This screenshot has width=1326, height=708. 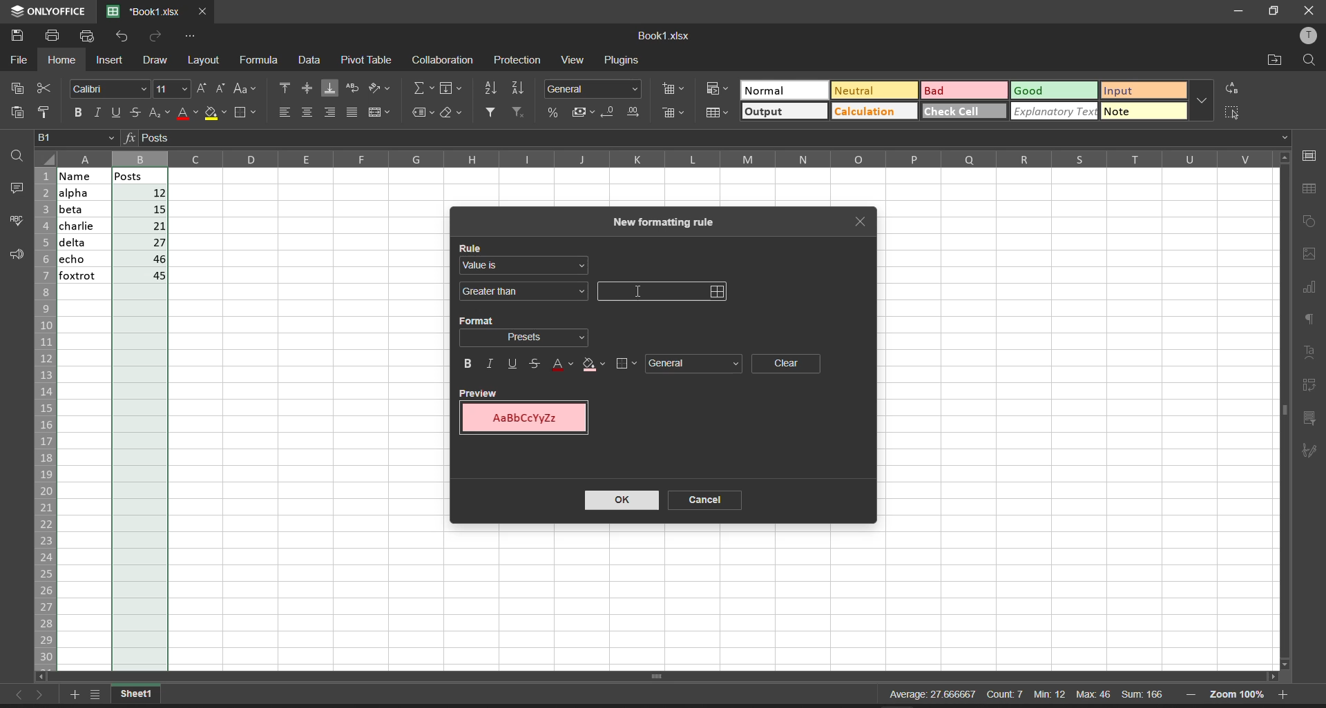 I want to click on scroll up, so click(x=1285, y=159).